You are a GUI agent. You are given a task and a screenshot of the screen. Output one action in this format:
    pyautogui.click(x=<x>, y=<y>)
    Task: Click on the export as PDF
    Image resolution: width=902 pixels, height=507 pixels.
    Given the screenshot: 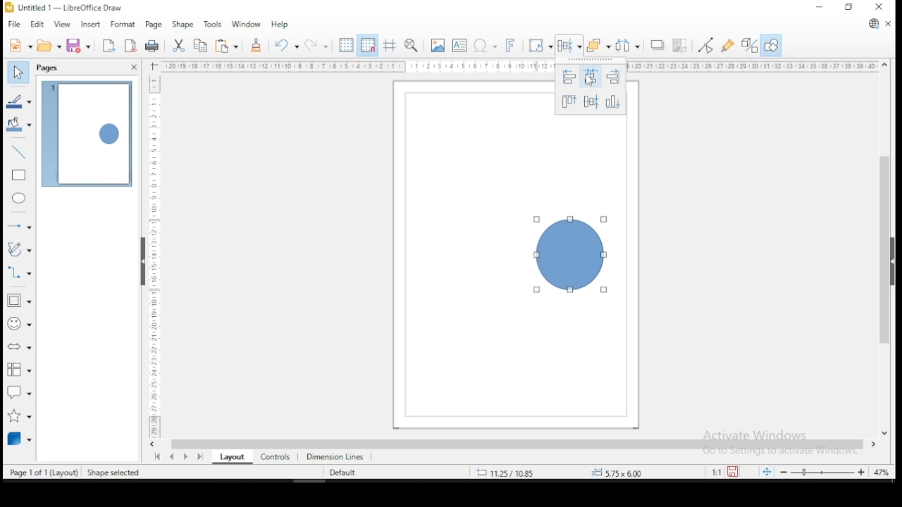 What is the action you would take?
    pyautogui.click(x=131, y=44)
    